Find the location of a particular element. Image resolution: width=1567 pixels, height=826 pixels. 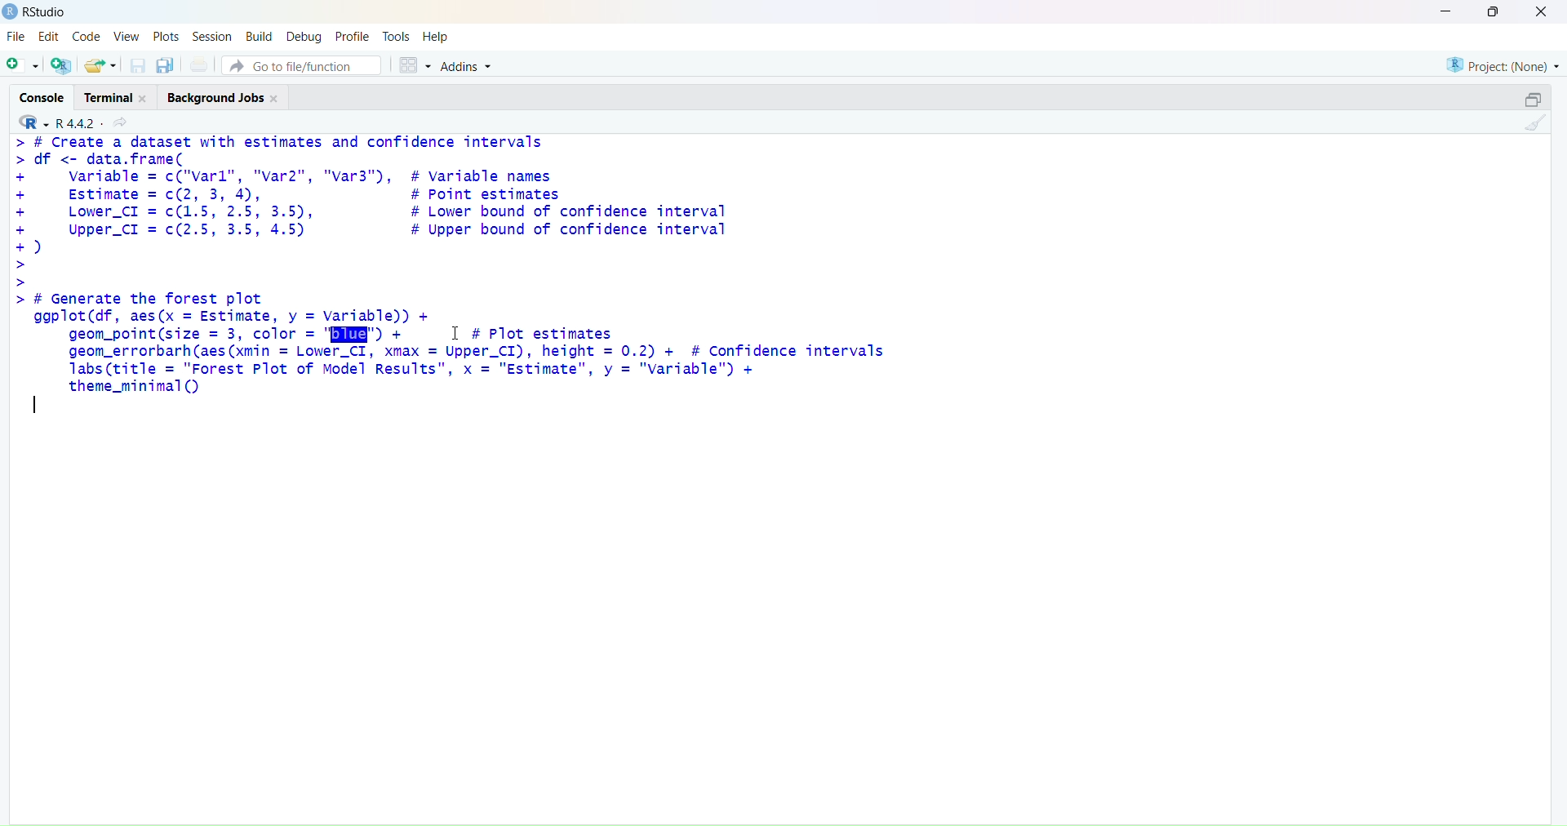

cursor is located at coordinates (455, 335).